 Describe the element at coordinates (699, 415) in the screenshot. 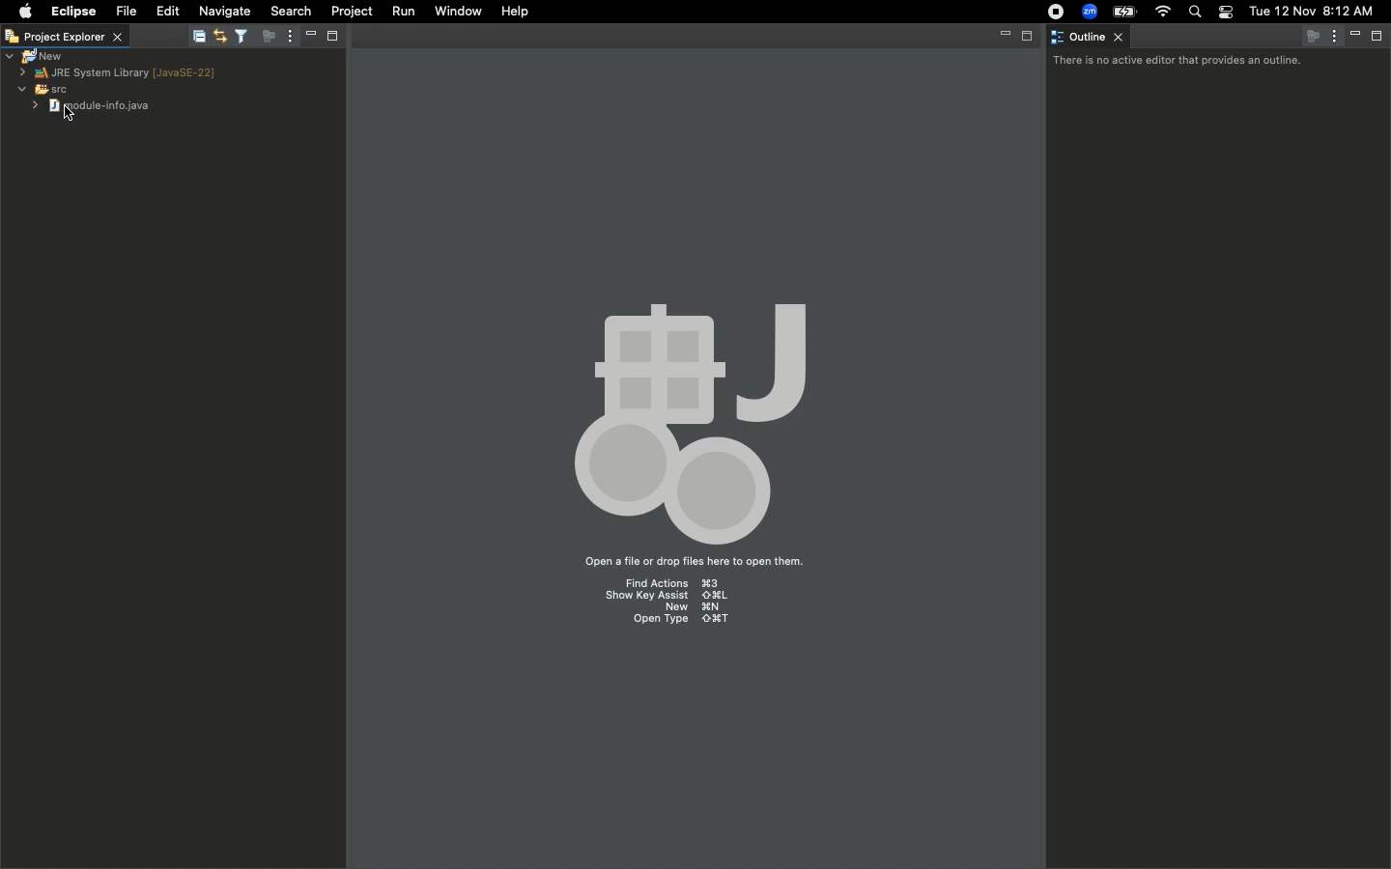

I see `Emblem` at that location.